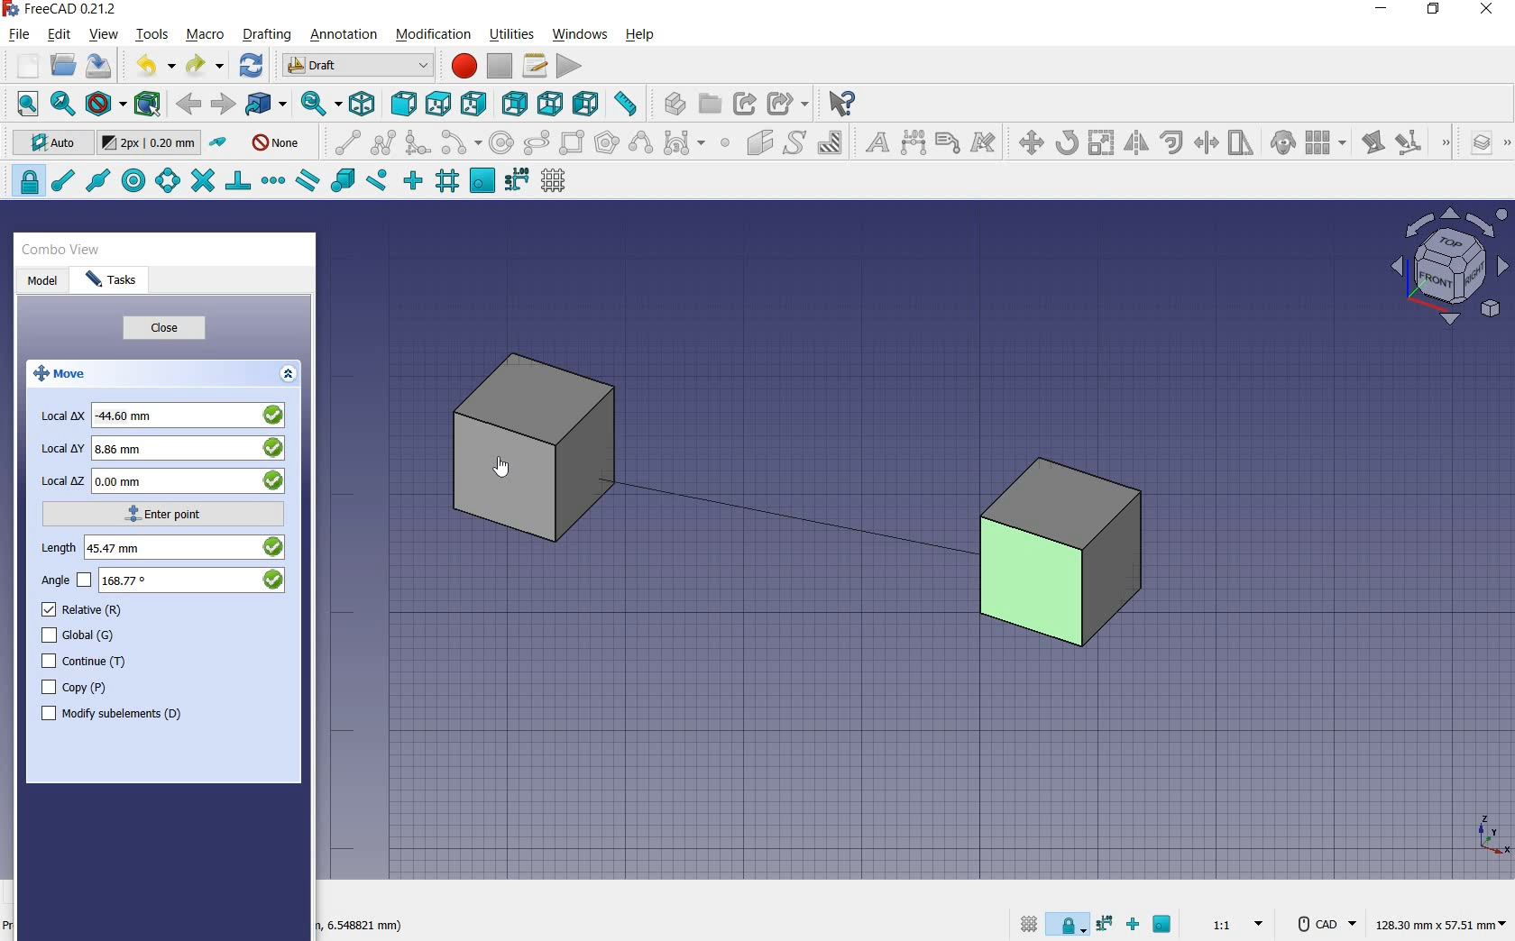 Image resolution: width=1515 pixels, height=941 pixels. What do you see at coordinates (252, 66) in the screenshot?
I see `refresh` at bounding box center [252, 66].